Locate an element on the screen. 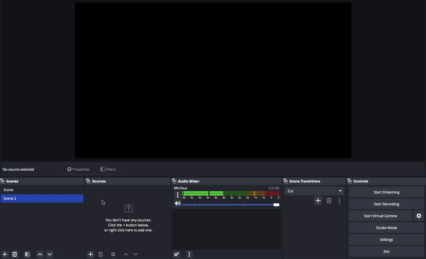  next is located at coordinates (137, 254).